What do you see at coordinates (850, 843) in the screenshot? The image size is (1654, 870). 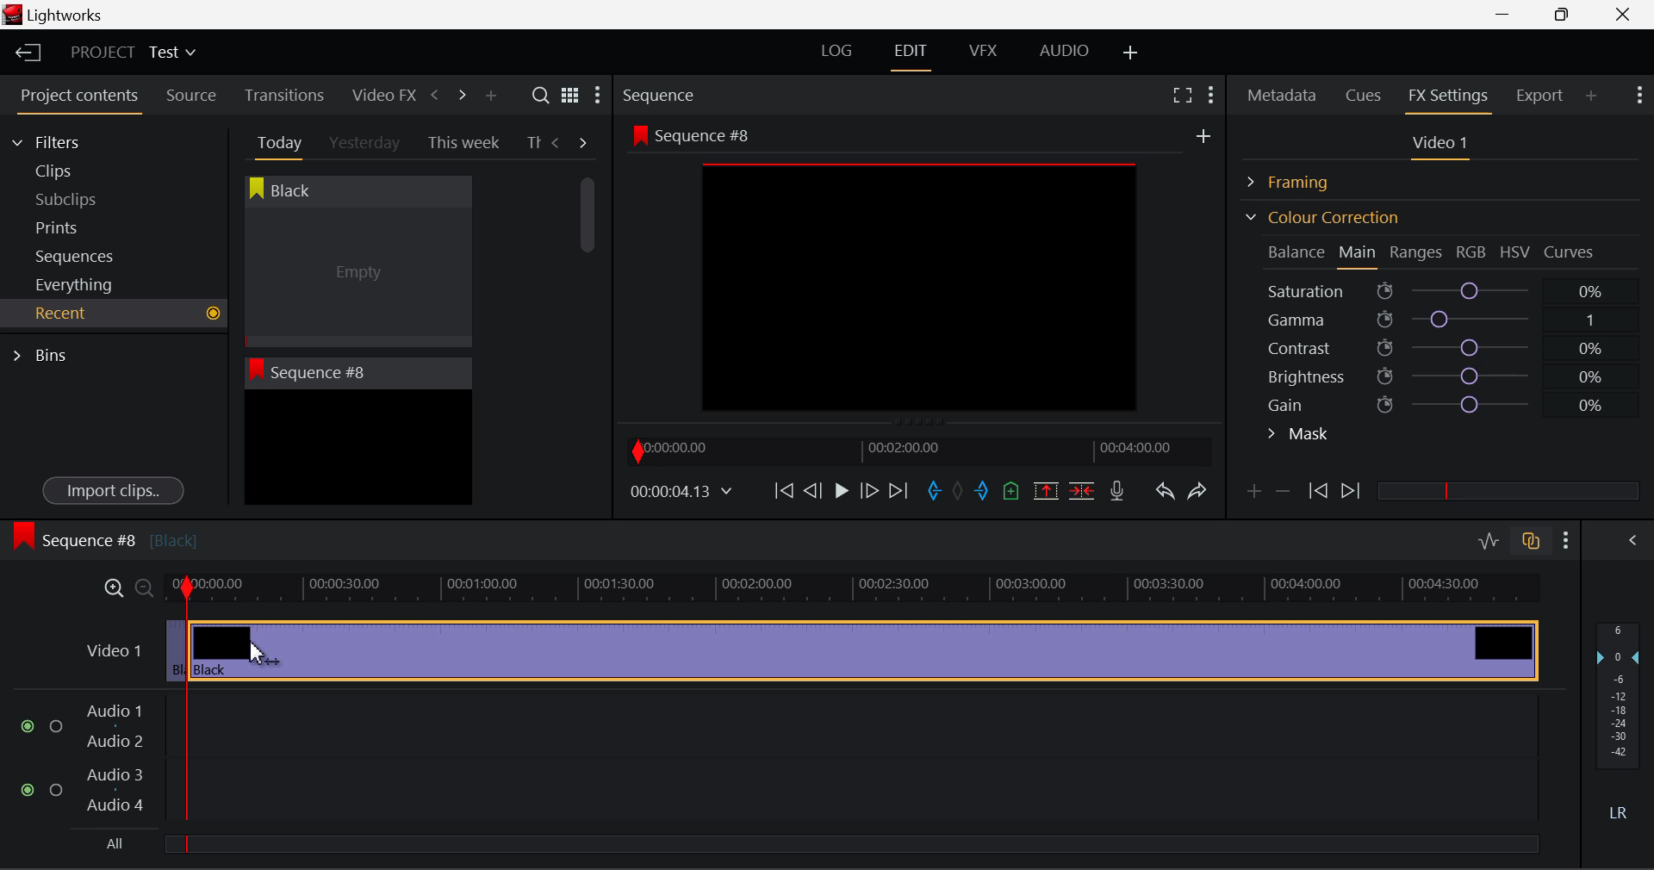 I see `slider` at bounding box center [850, 843].